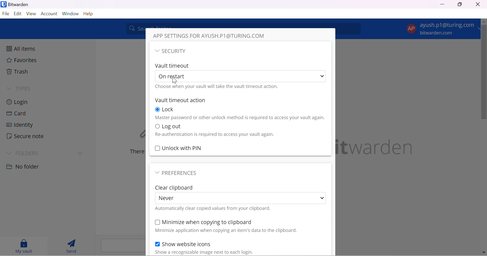 The image size is (487, 256). I want to click on move up, so click(484, 22).